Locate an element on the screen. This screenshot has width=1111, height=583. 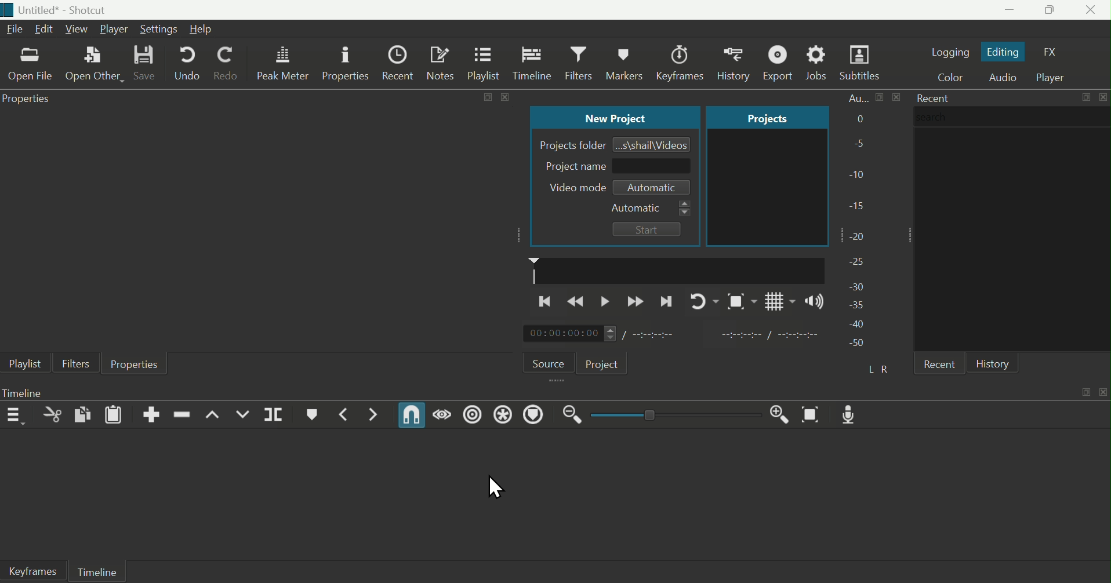
close is located at coordinates (1102, 97).